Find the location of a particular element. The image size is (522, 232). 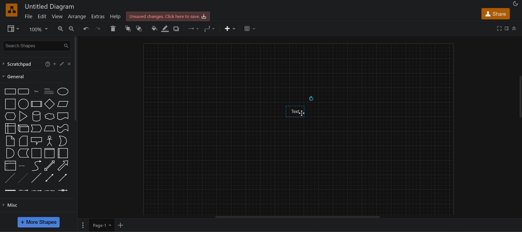

shadow is located at coordinates (176, 29).